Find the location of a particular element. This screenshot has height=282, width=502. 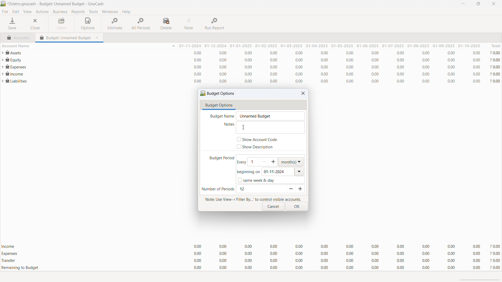

expenses total is located at coordinates (251, 254).